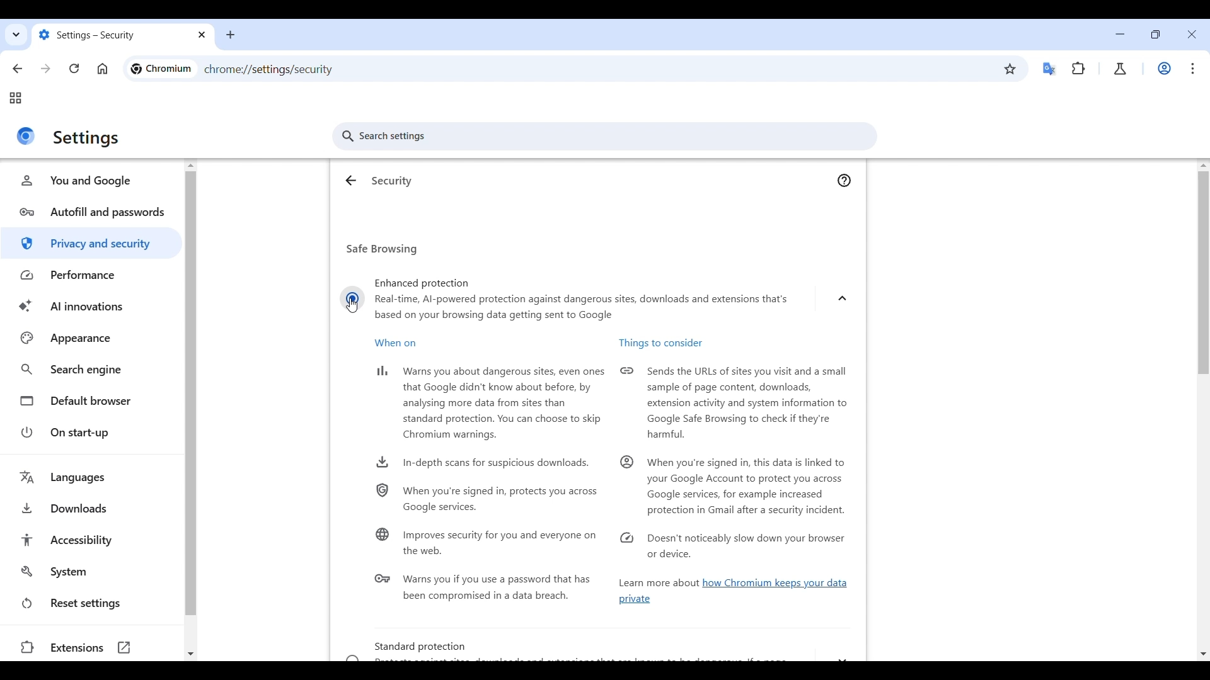 The width and height of the screenshot is (1210, 680). Describe the element at coordinates (45, 69) in the screenshot. I see `Go forward` at that location.